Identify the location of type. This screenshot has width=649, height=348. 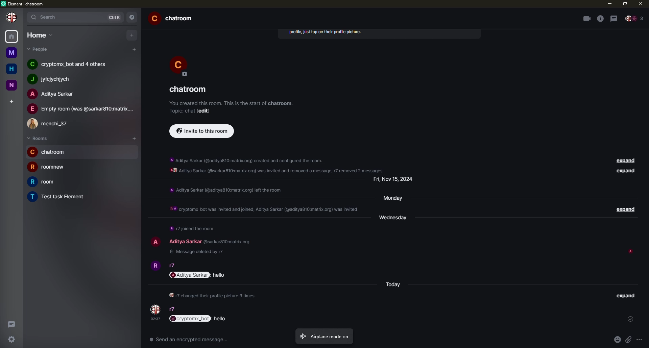
(188, 341).